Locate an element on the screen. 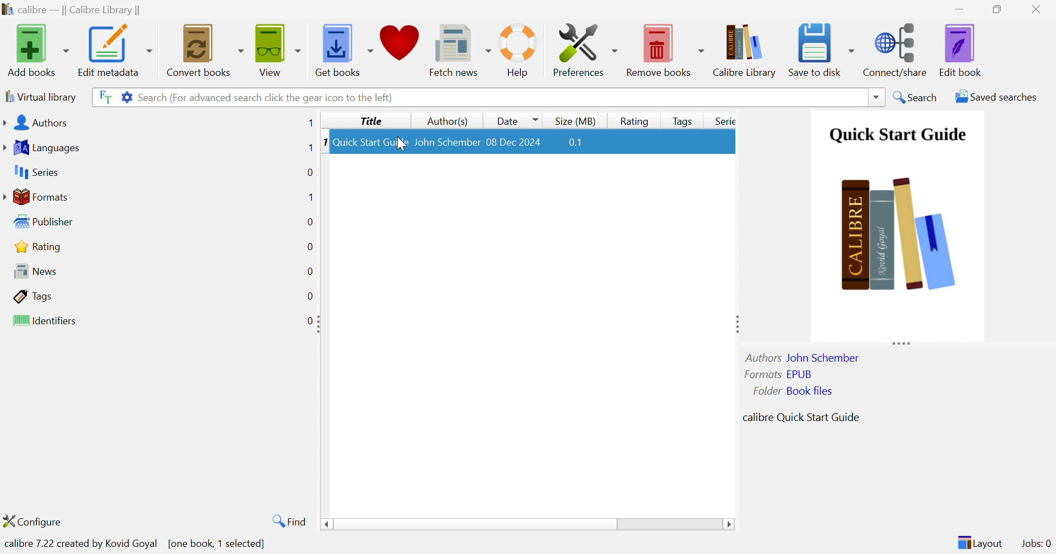 This screenshot has width=1056, height=554. Add books is located at coordinates (38, 49).